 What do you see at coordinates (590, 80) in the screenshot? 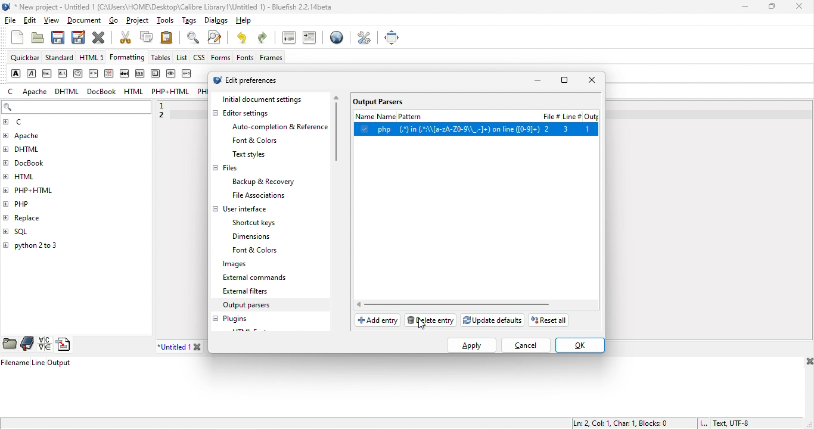
I see `close` at bounding box center [590, 80].